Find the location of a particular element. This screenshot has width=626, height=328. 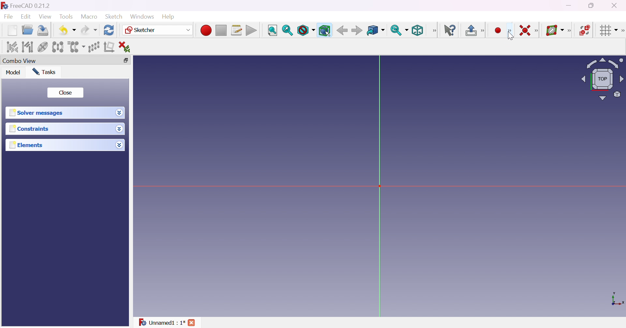

Leave sketch is located at coordinates (475, 30).